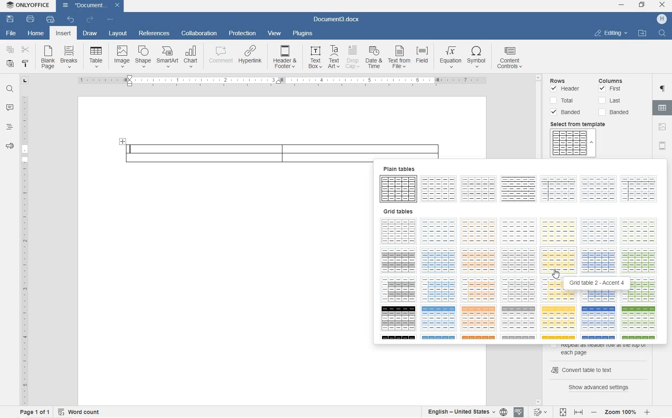 The width and height of the screenshot is (672, 418). I want to click on Blank Page, so click(48, 58).